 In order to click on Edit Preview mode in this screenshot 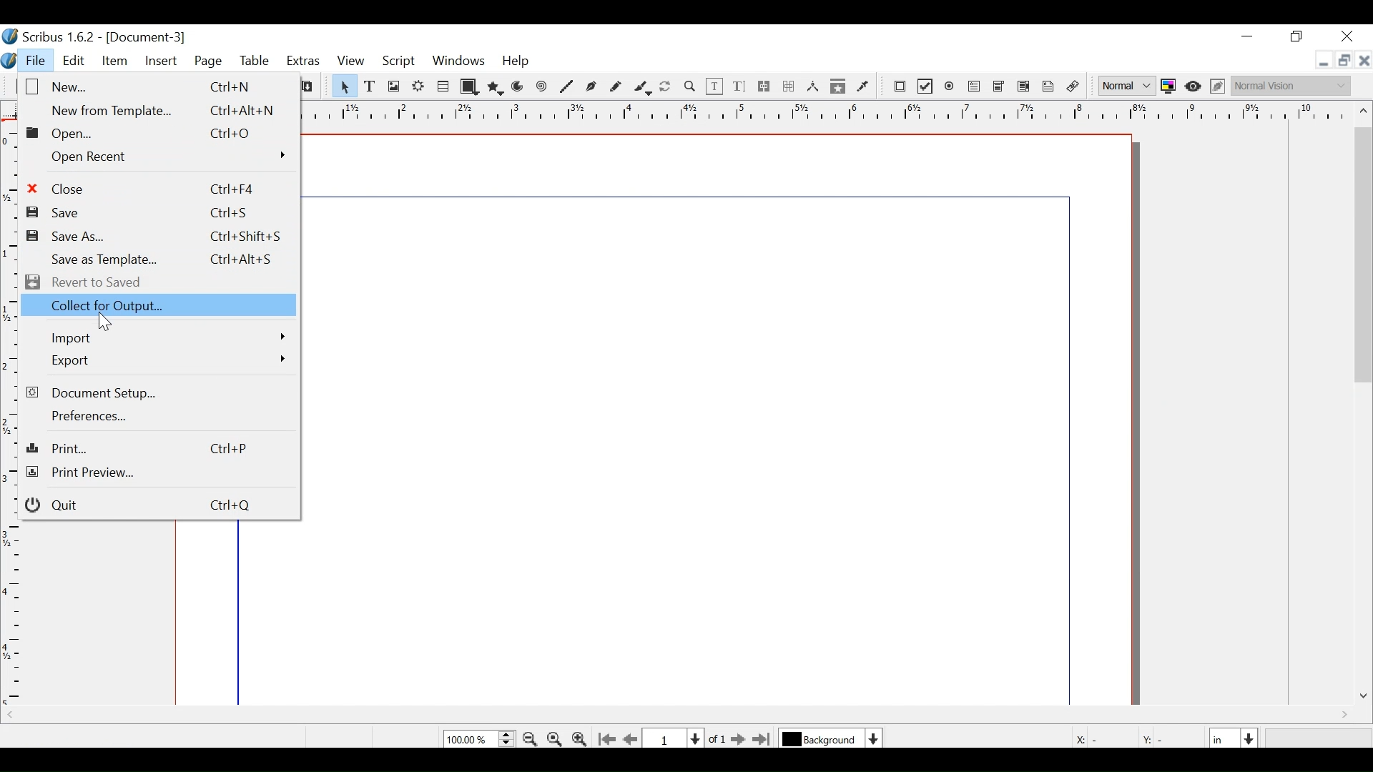, I will do `click(1219, 87)`.